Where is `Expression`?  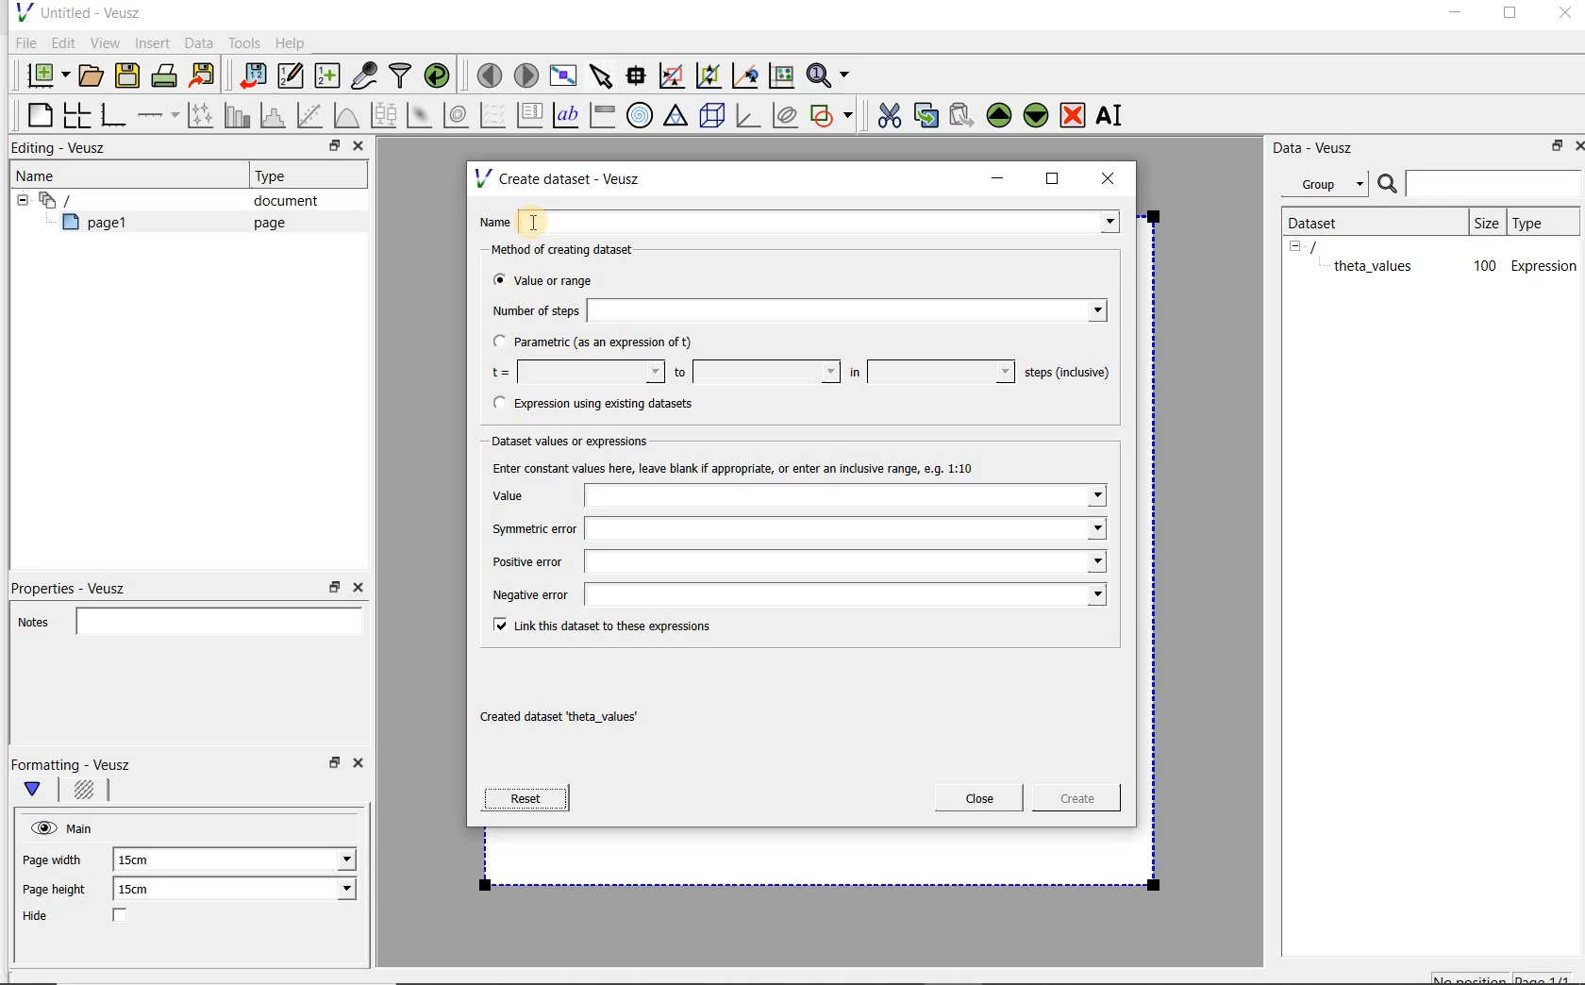
Expression is located at coordinates (1544, 265).